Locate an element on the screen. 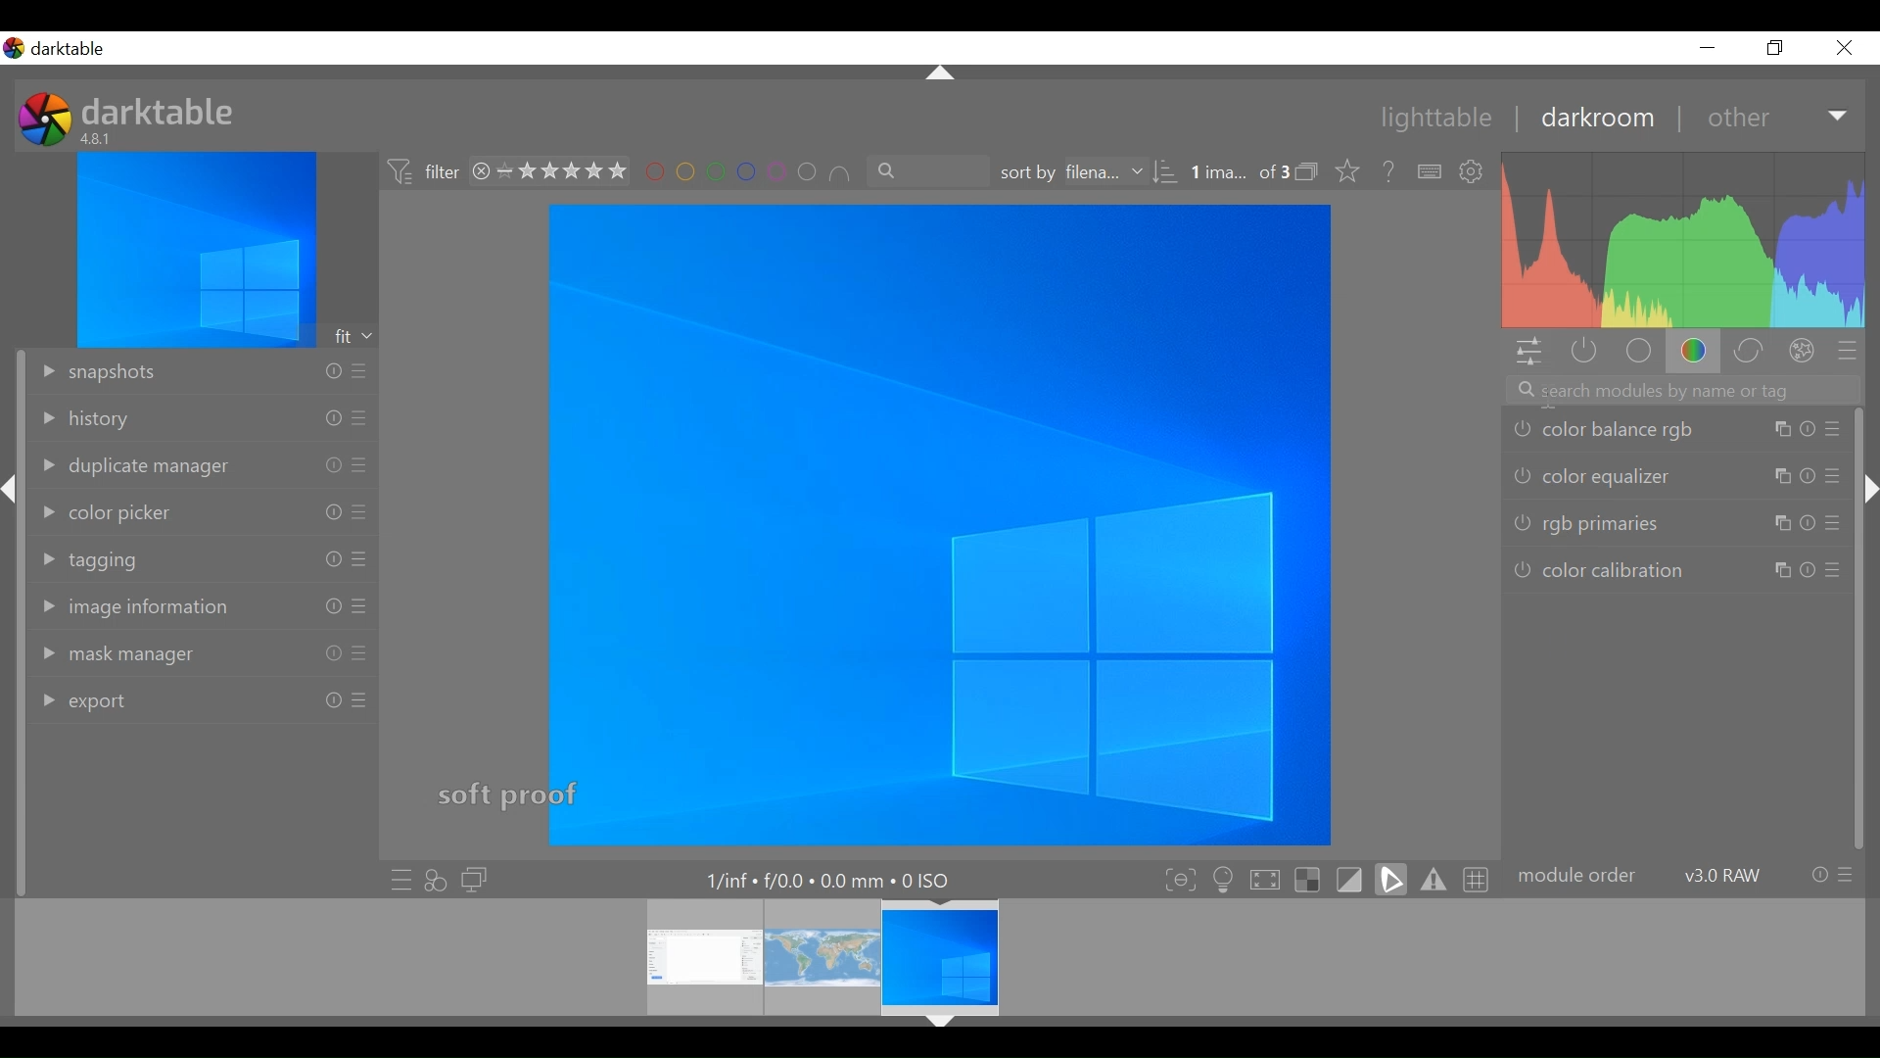 This screenshot has height=1058, width=1880. quick access to presets is located at coordinates (395, 879).